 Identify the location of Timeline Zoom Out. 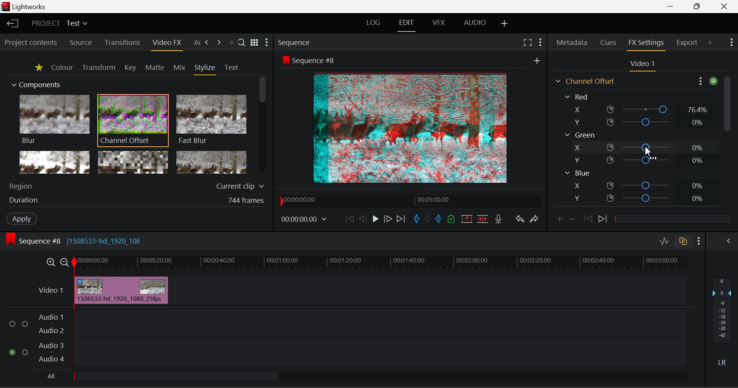
(65, 263).